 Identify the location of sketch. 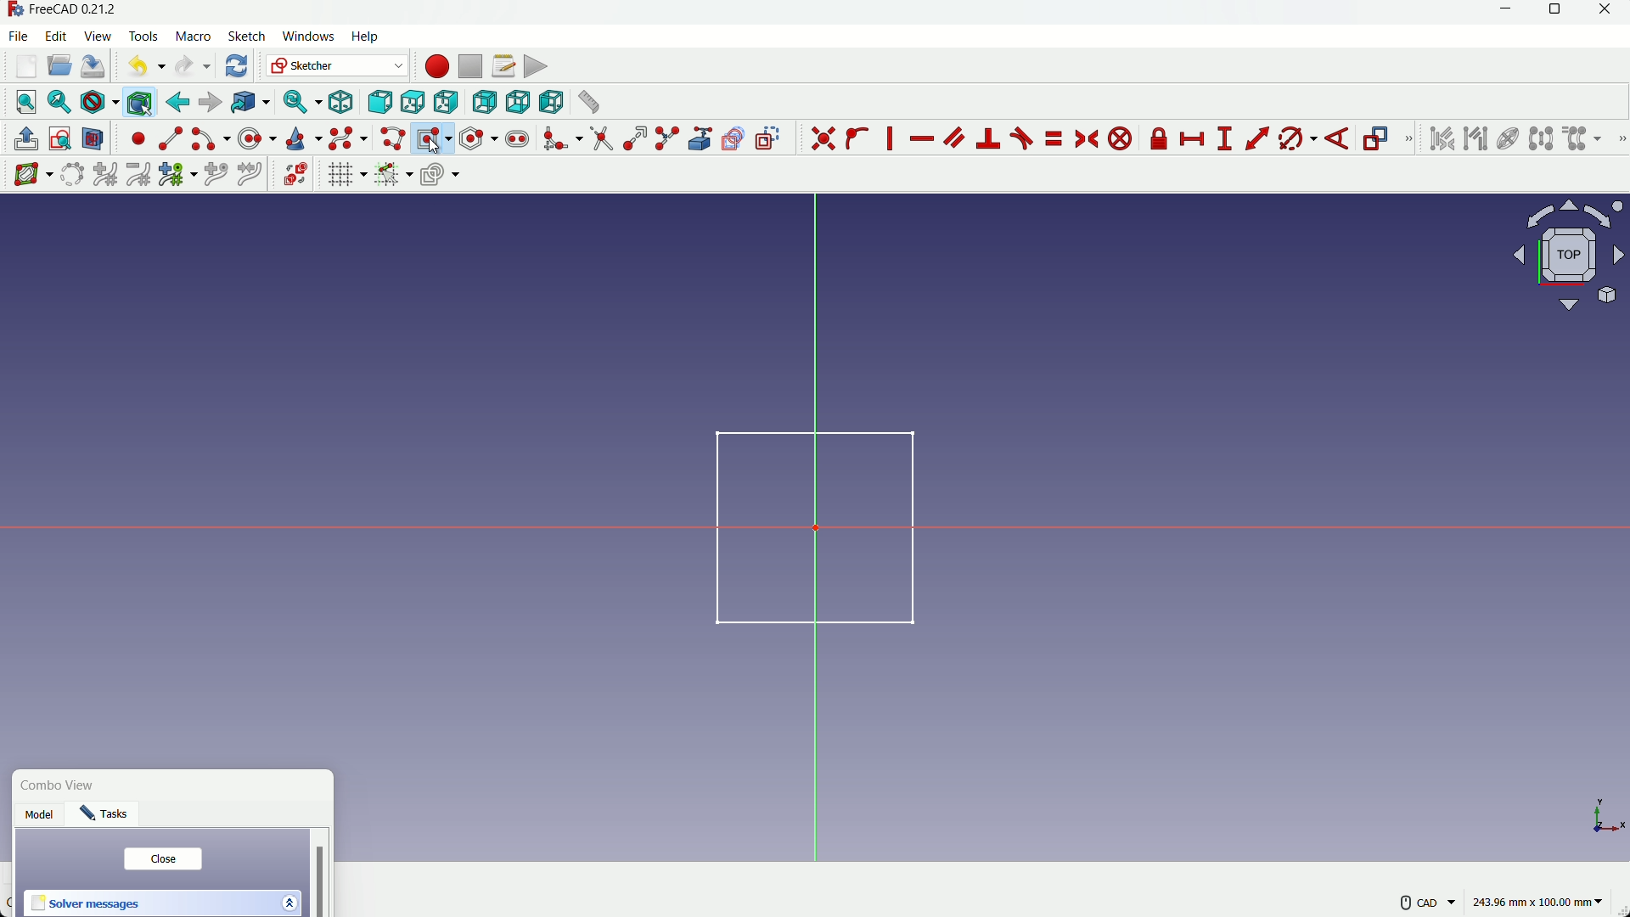
(803, 526).